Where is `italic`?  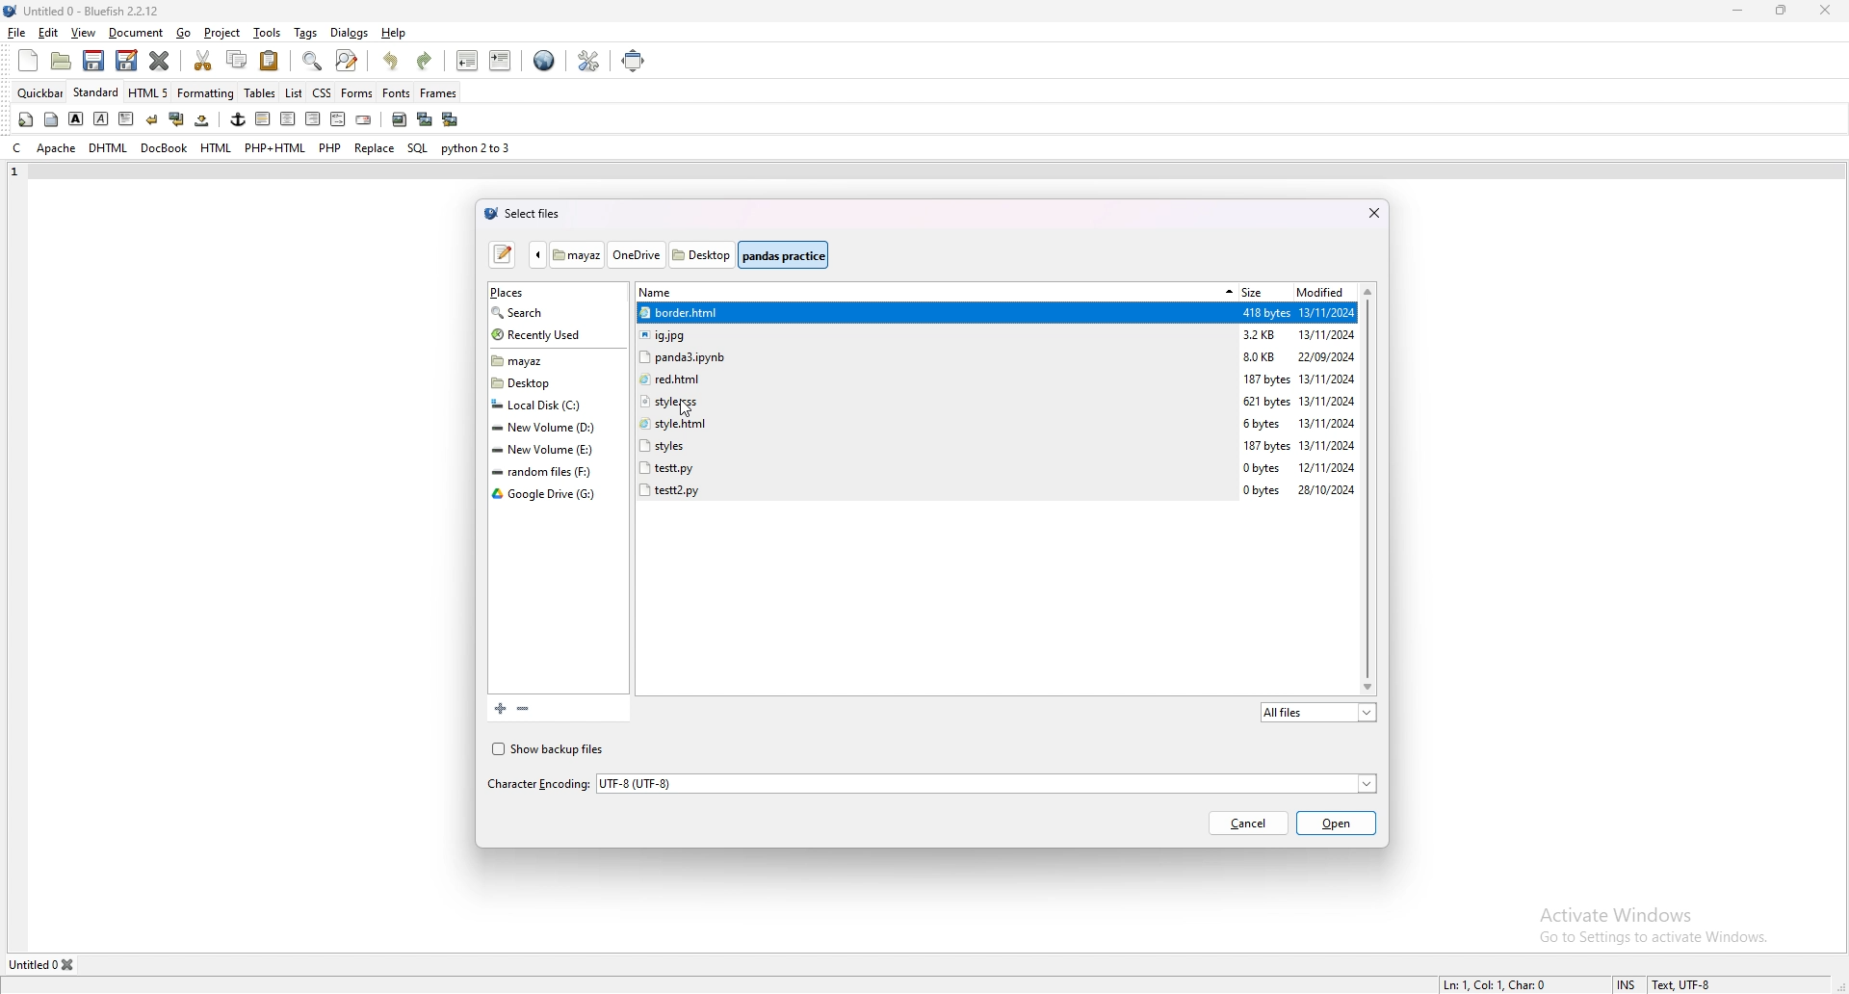
italic is located at coordinates (102, 119).